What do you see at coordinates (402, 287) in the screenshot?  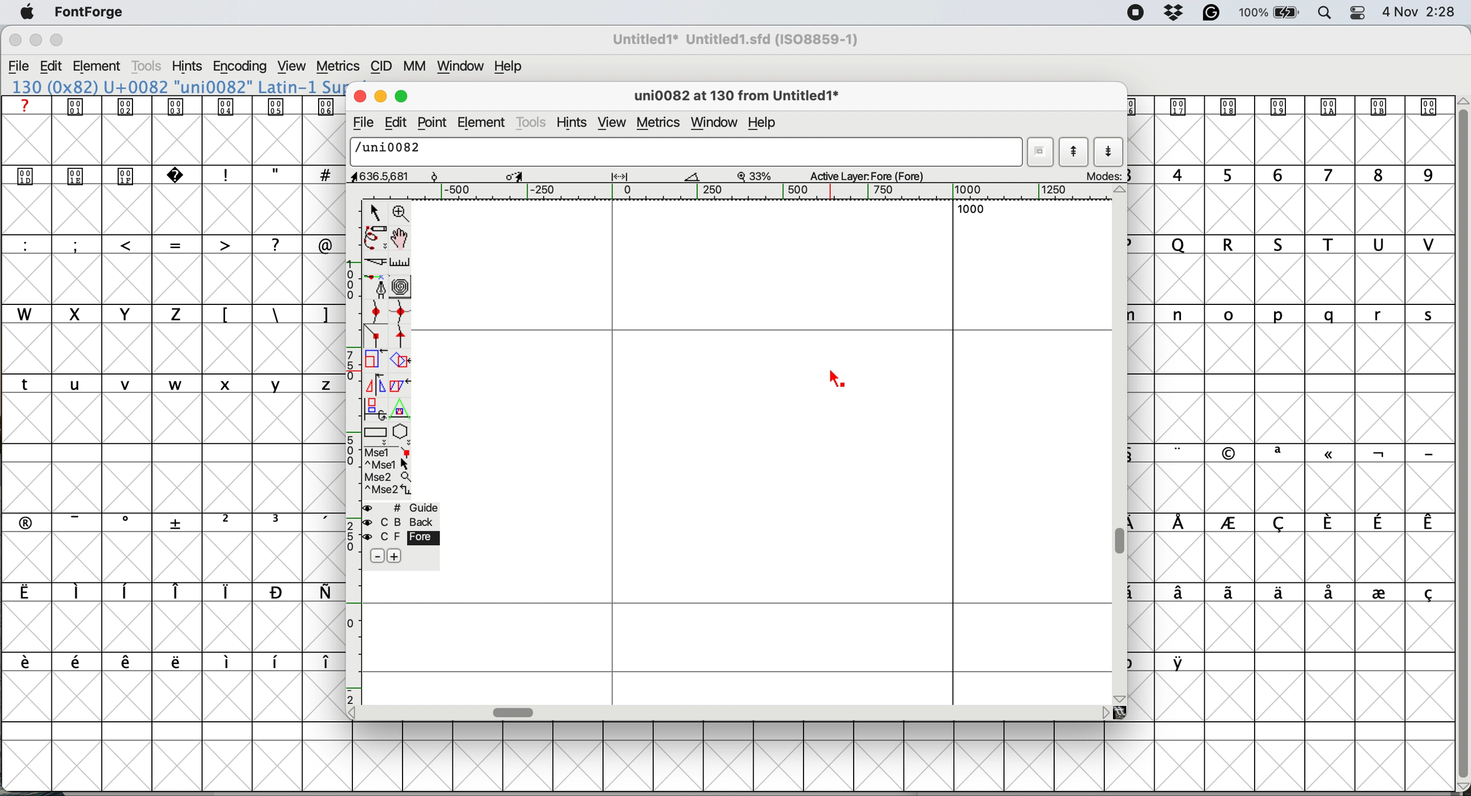 I see `change whether spiro is active or not` at bounding box center [402, 287].